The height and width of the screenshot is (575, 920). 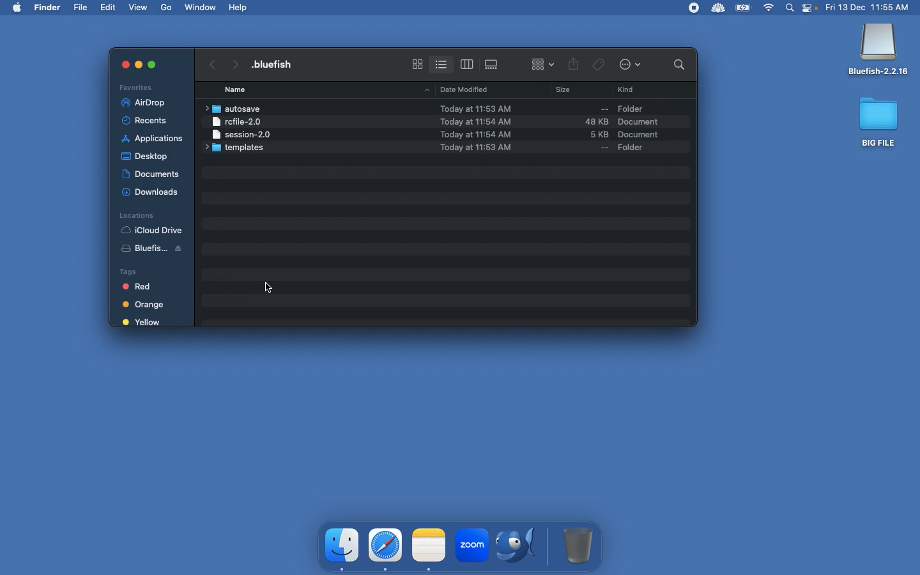 What do you see at coordinates (137, 87) in the screenshot?
I see `Favorites` at bounding box center [137, 87].